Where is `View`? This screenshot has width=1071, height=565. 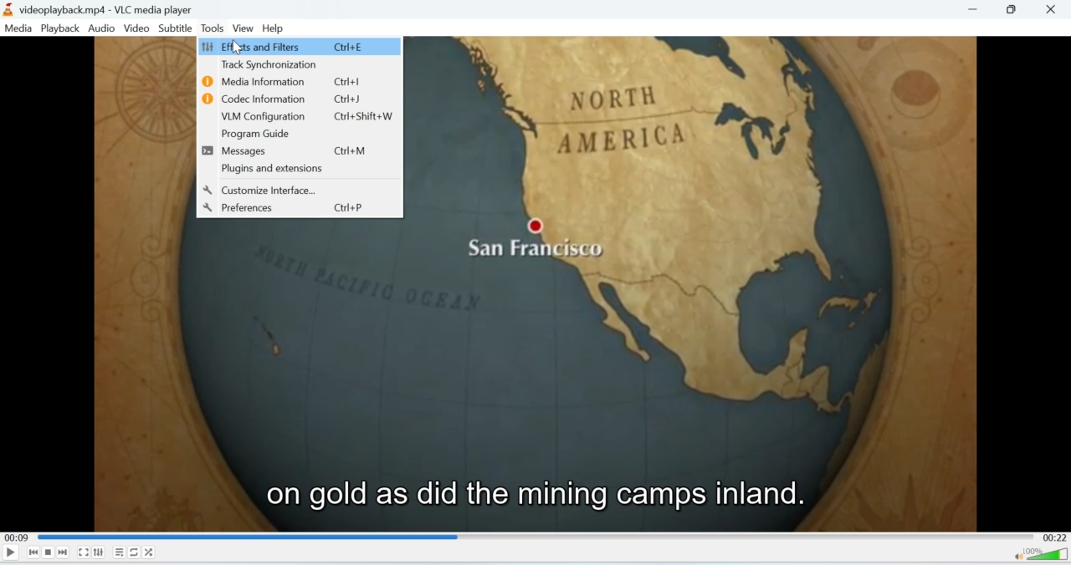
View is located at coordinates (244, 29).